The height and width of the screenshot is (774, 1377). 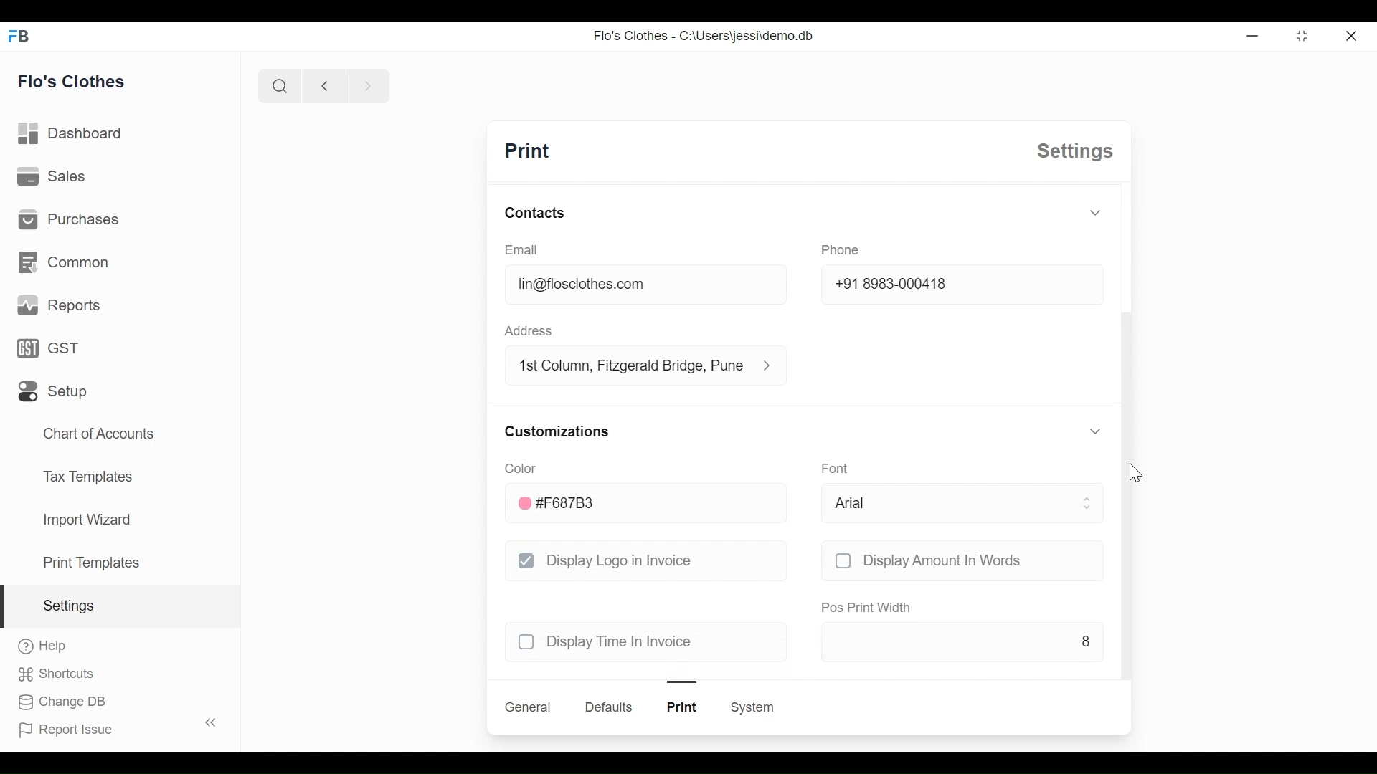 I want to click on +91 8983-000418, so click(x=963, y=284).